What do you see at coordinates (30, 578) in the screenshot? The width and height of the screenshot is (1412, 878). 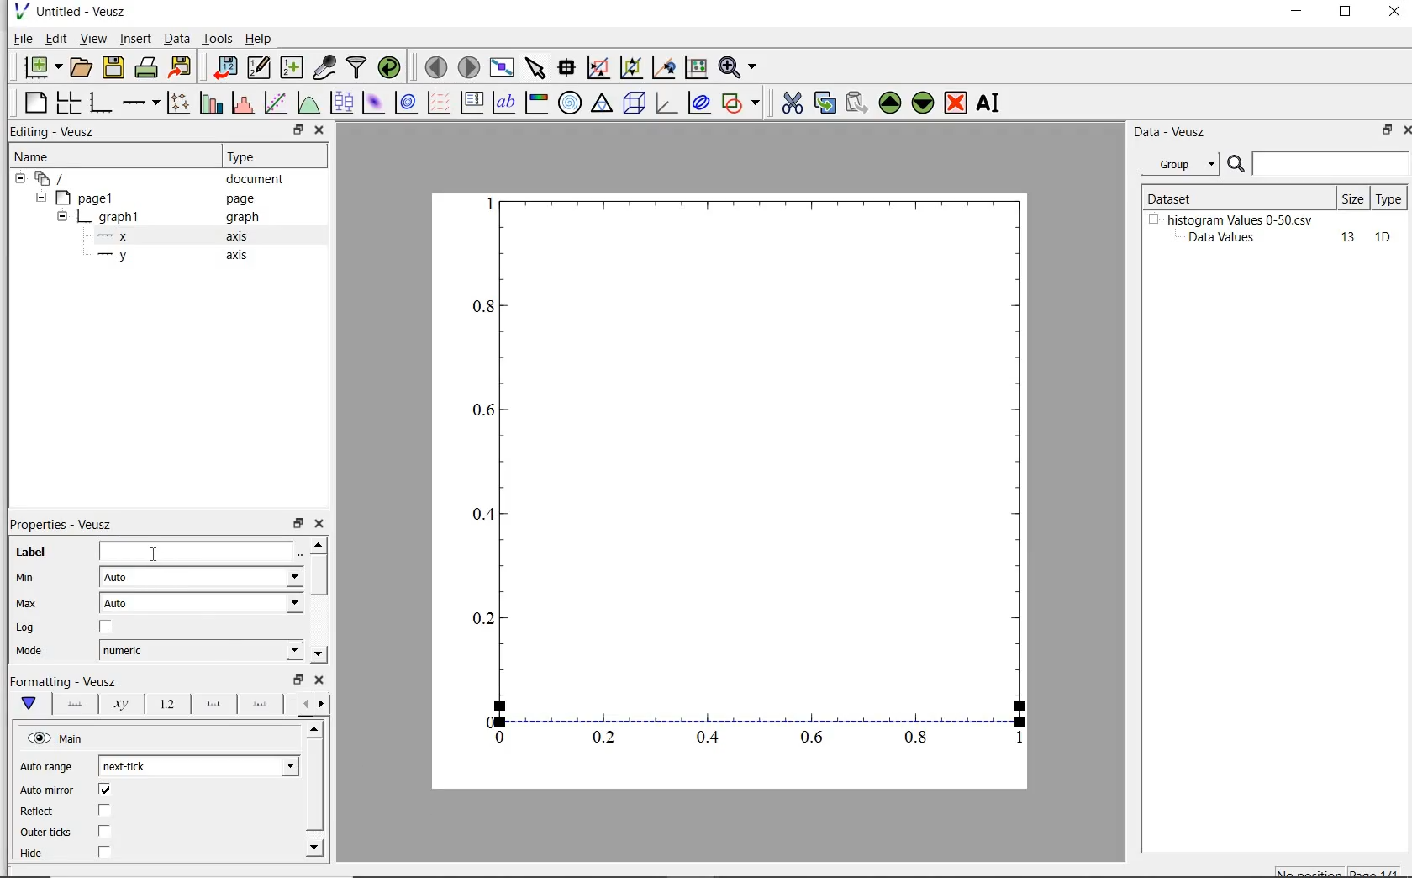 I see `min` at bounding box center [30, 578].